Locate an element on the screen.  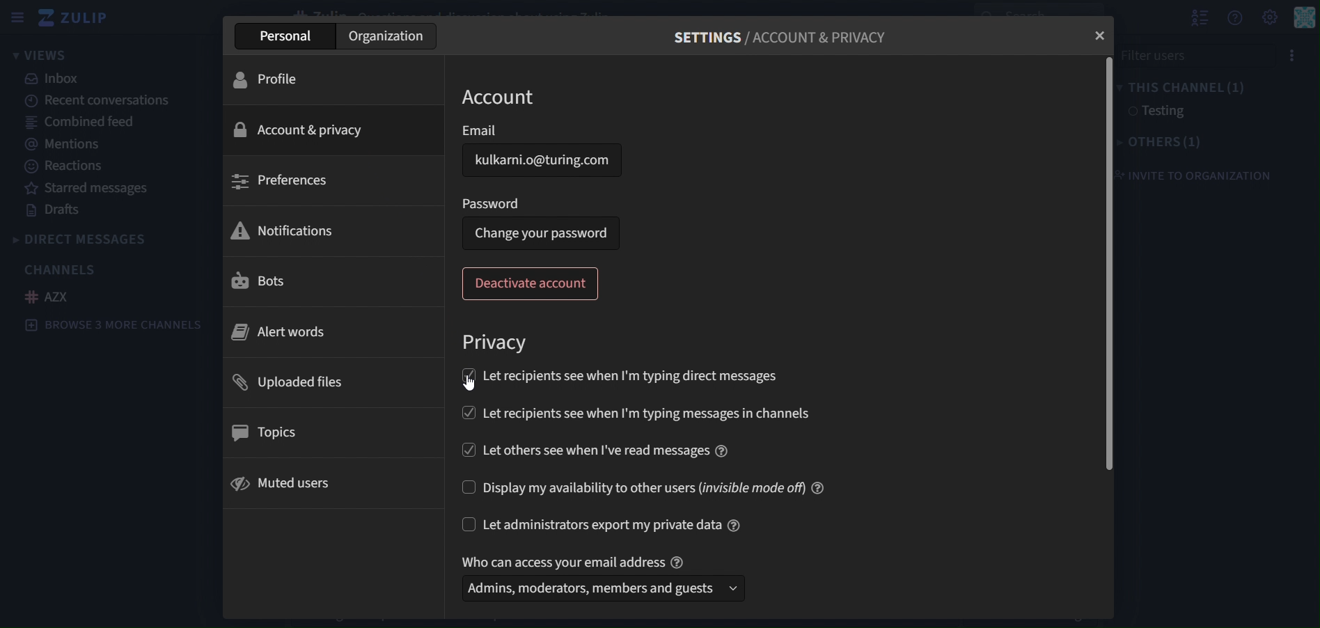
personal is located at coordinates (285, 36).